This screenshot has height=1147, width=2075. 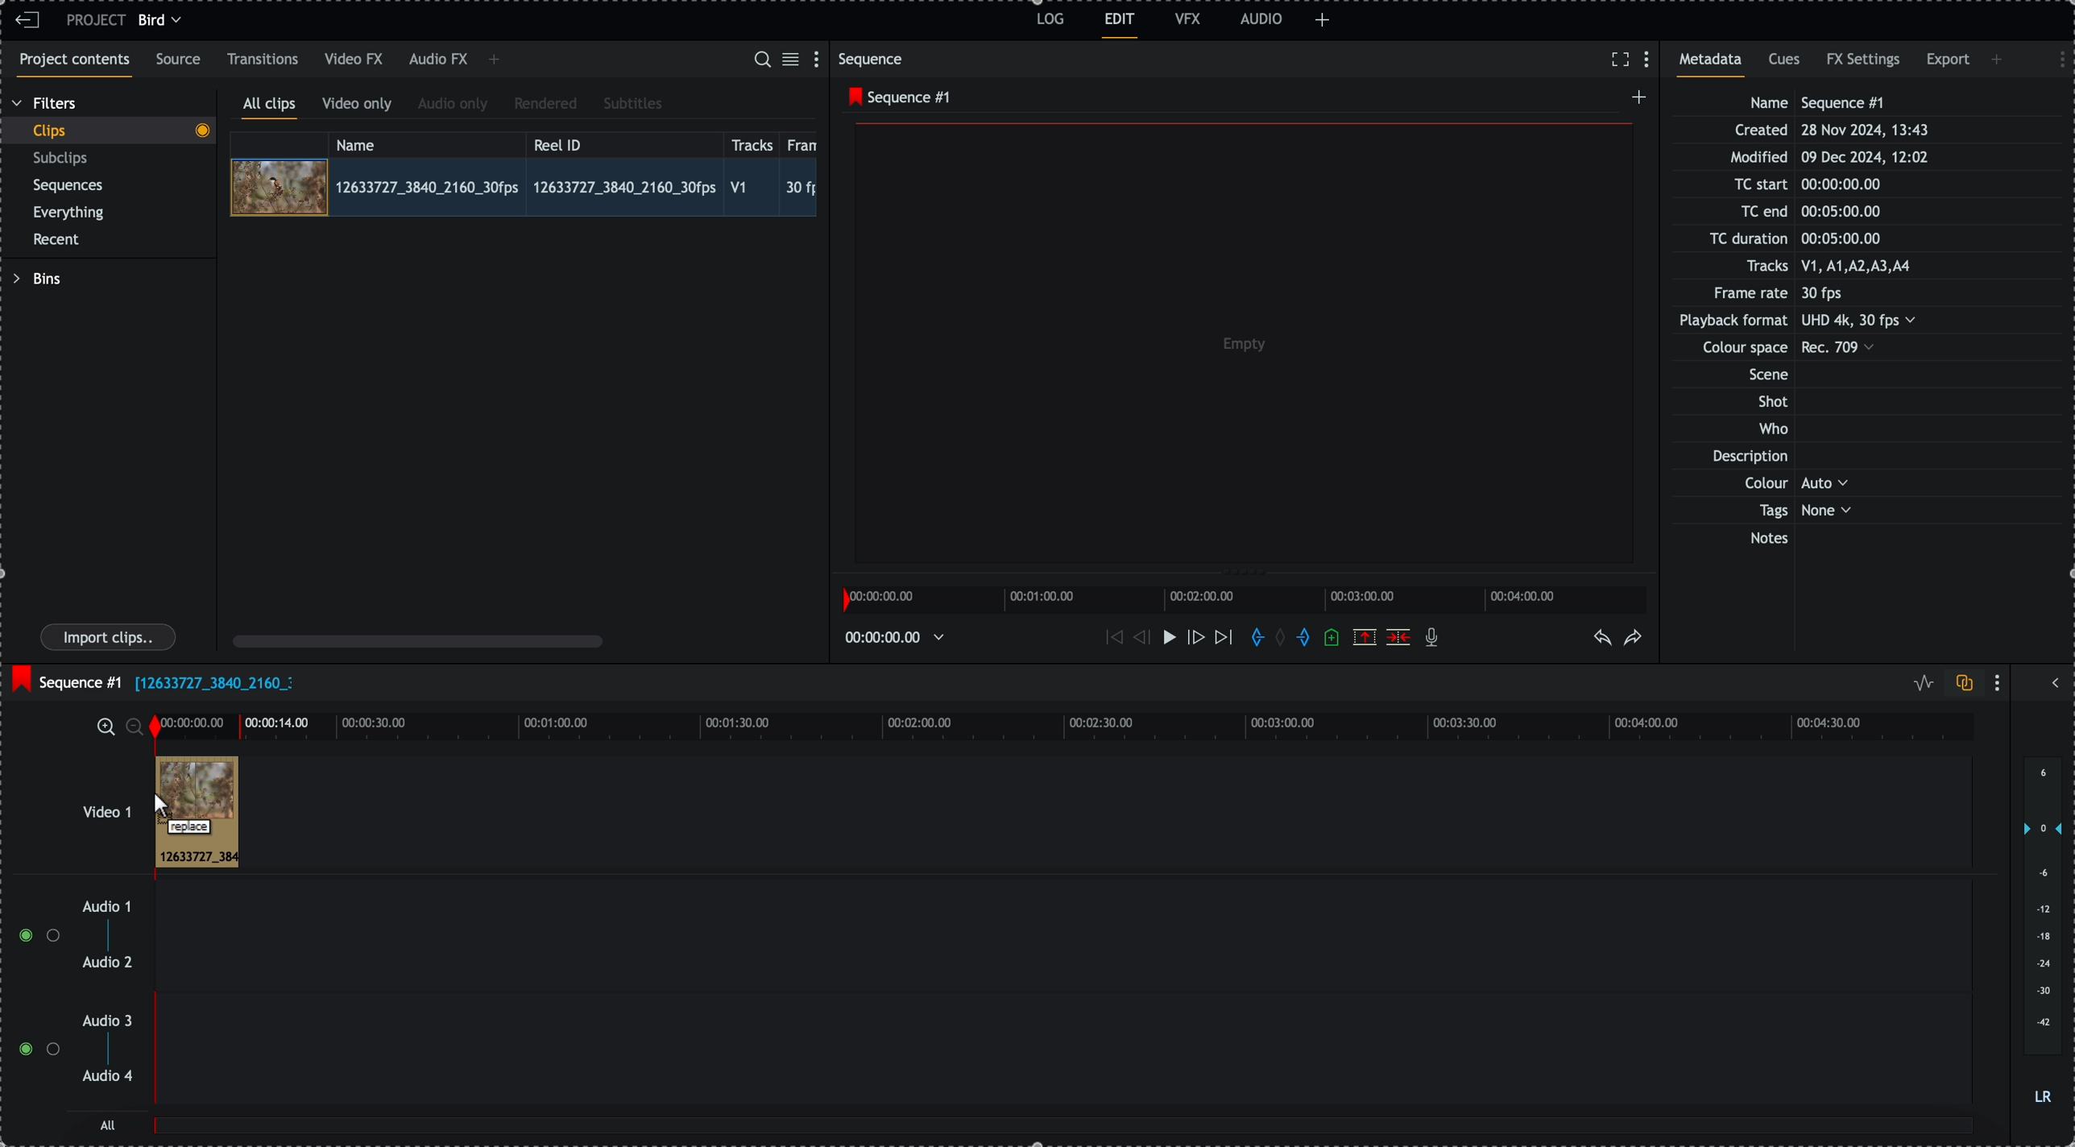 What do you see at coordinates (1261, 19) in the screenshot?
I see `AUDIO` at bounding box center [1261, 19].